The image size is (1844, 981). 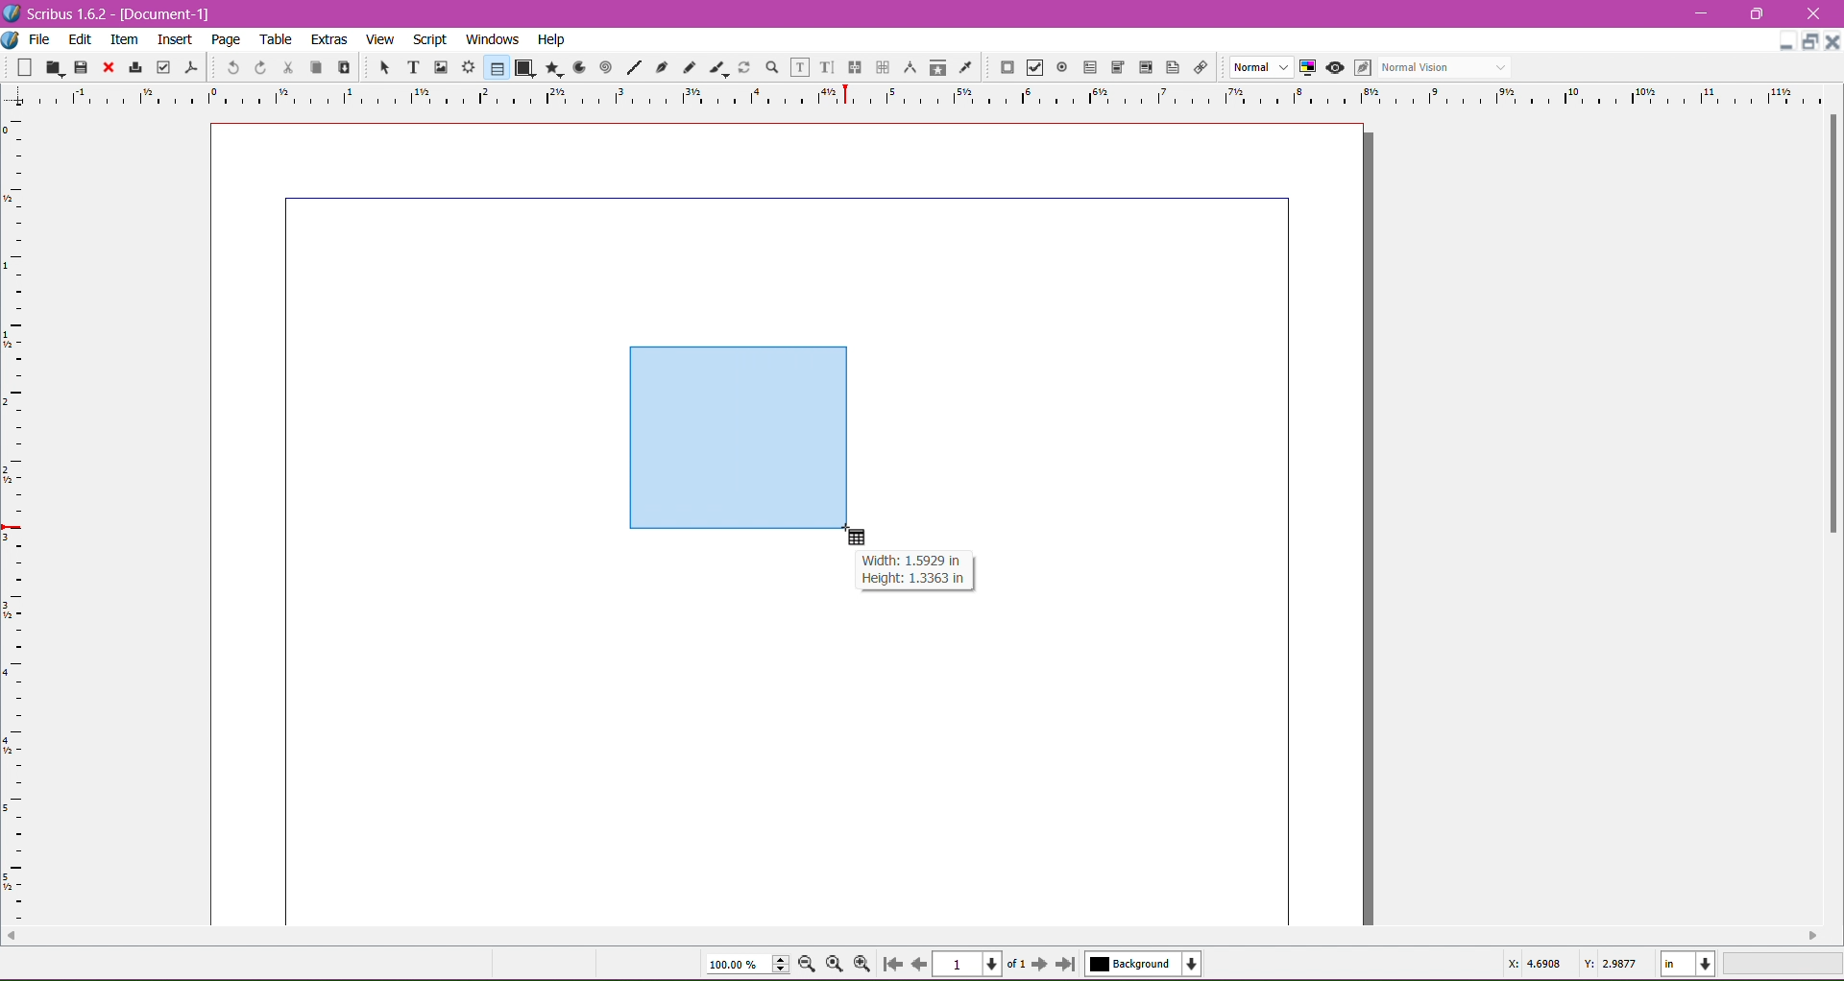 What do you see at coordinates (115, 13) in the screenshot?
I see `Scribus 1.6.2 - [Document-1]` at bounding box center [115, 13].